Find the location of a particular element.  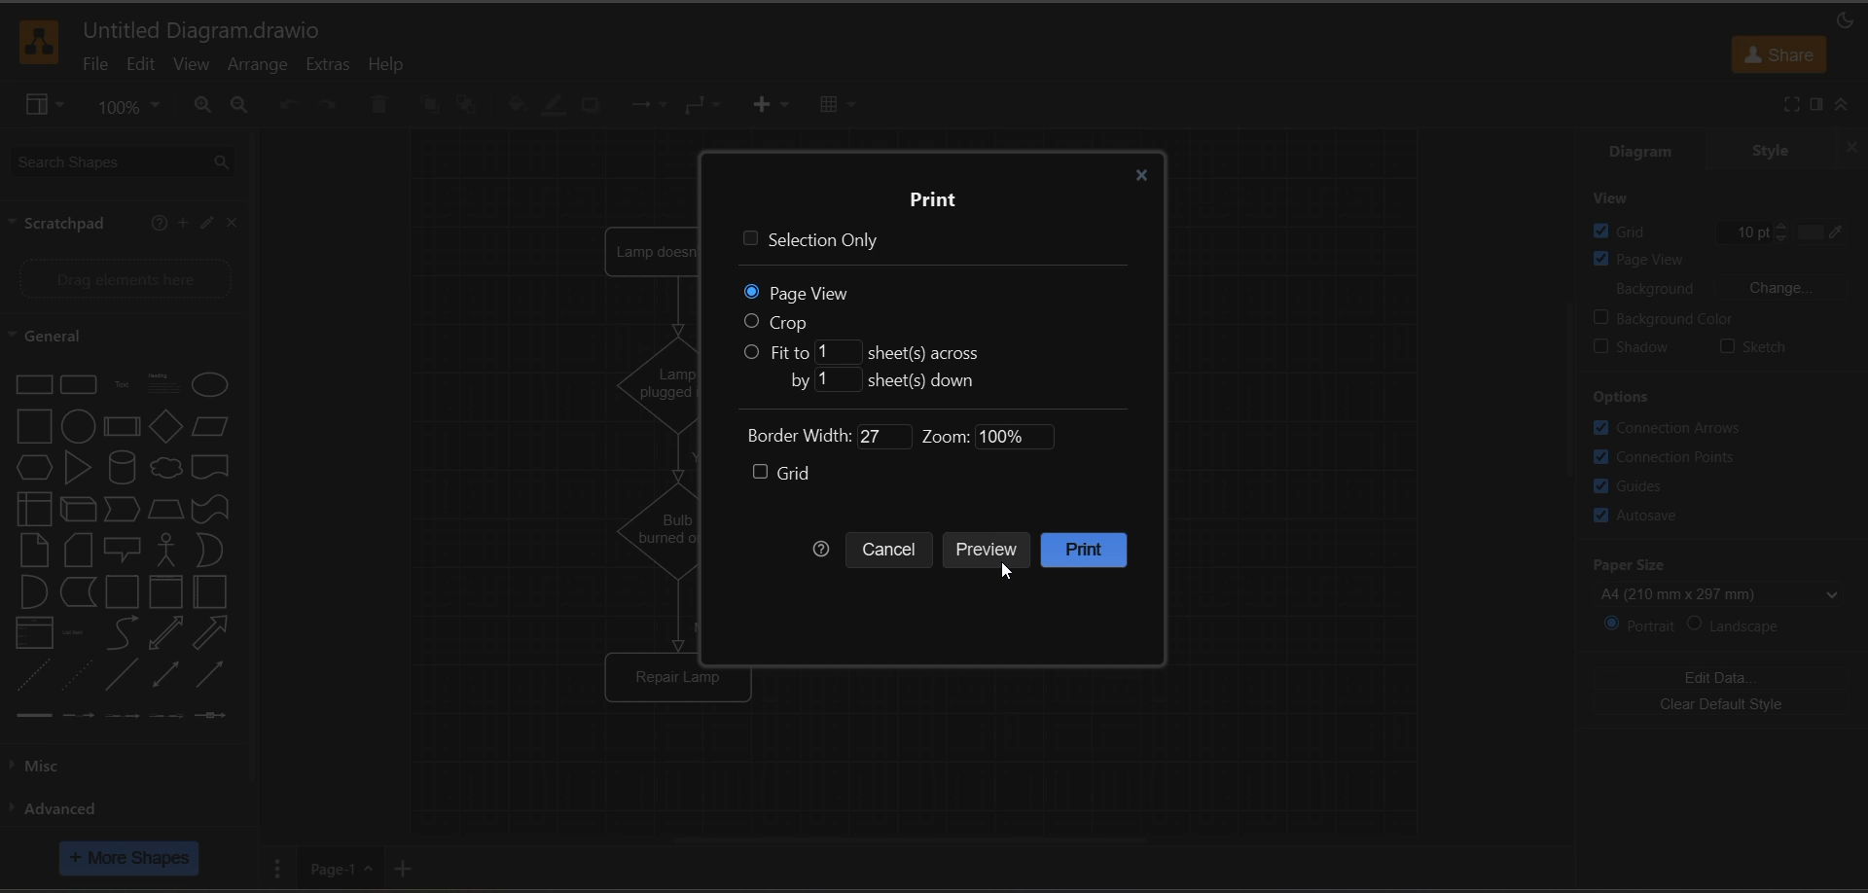

horizontal scroll bar is located at coordinates (908, 848).